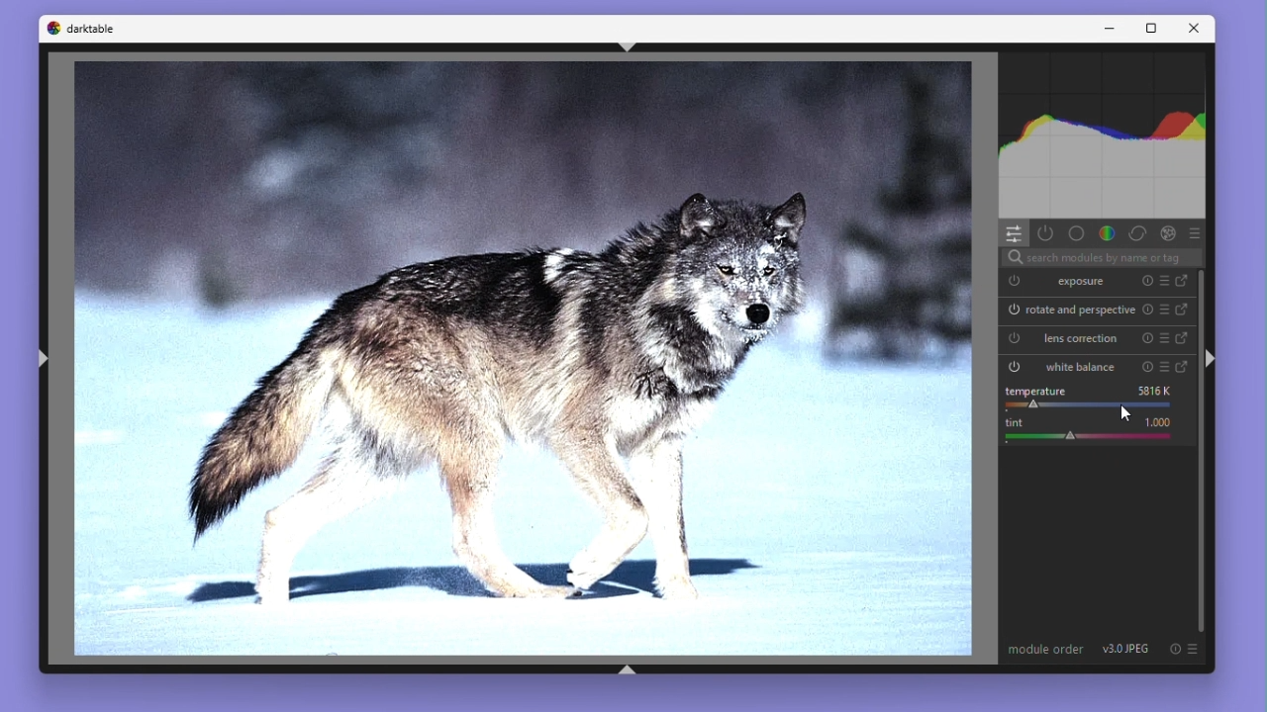  What do you see at coordinates (629, 45) in the screenshot?
I see `Ctrl + shift + t` at bounding box center [629, 45].